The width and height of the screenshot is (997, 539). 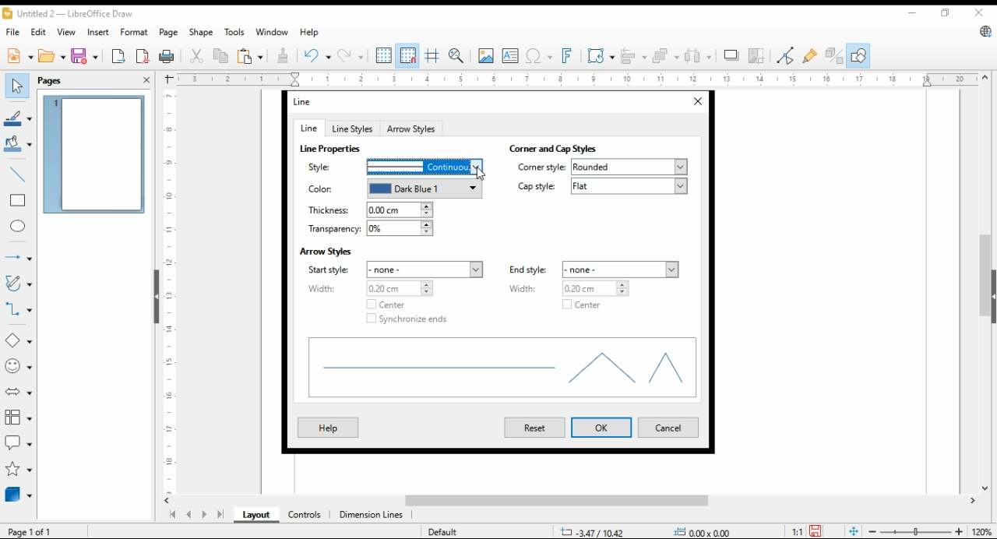 What do you see at coordinates (698, 56) in the screenshot?
I see `select at least three objects to distribute` at bounding box center [698, 56].